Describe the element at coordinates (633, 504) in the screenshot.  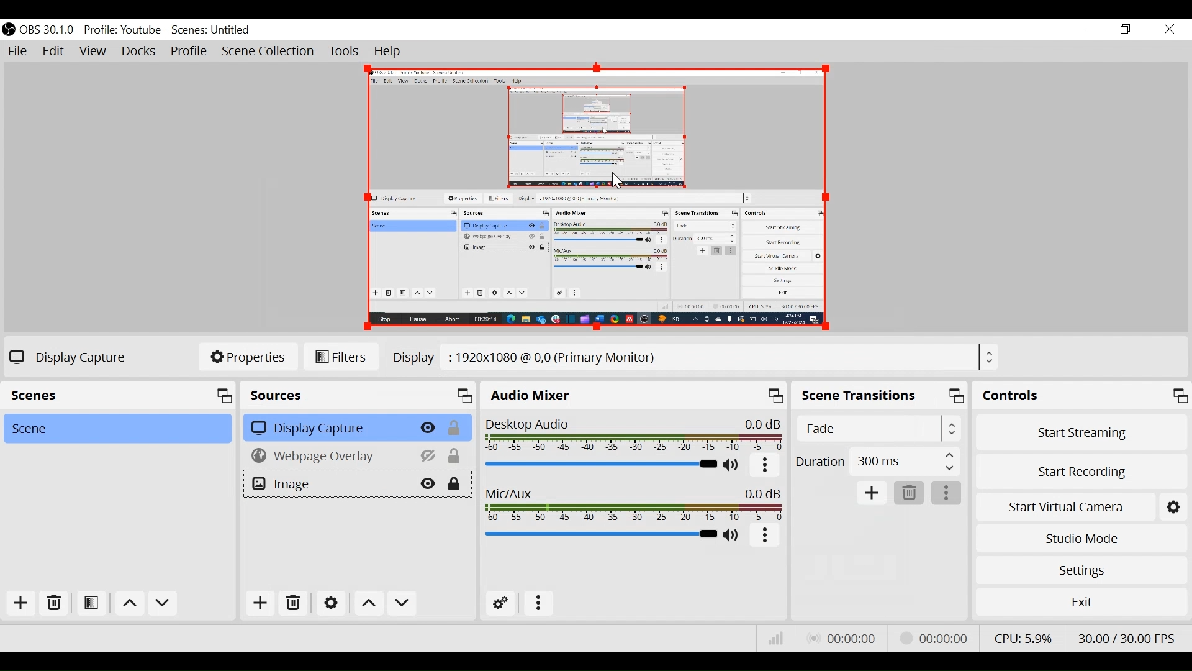
I see `Mic/Audio` at that location.